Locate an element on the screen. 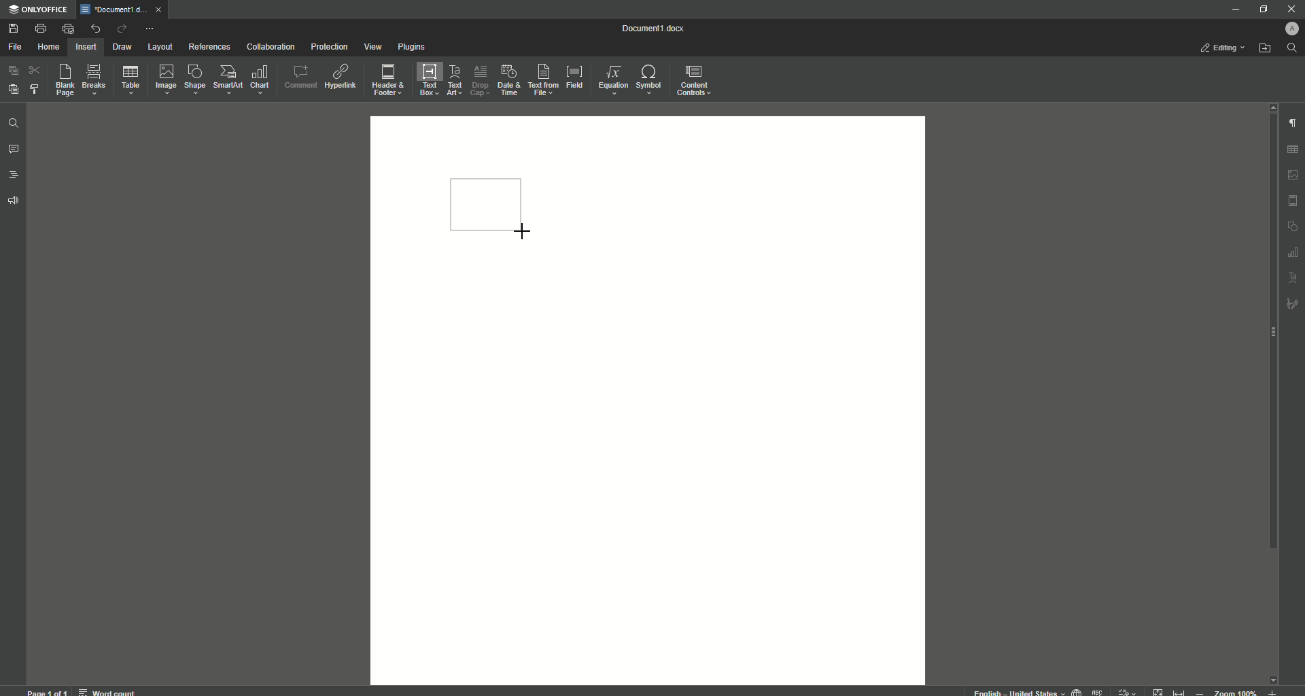 The width and height of the screenshot is (1305, 696). Save is located at coordinates (15, 29).